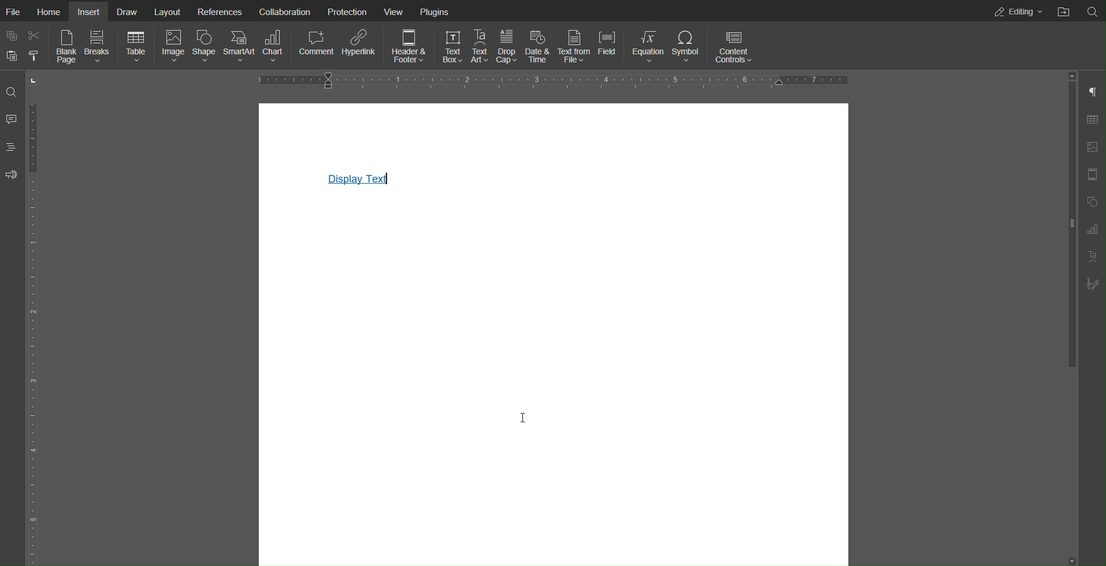  What do you see at coordinates (129, 12) in the screenshot?
I see `Draw` at bounding box center [129, 12].